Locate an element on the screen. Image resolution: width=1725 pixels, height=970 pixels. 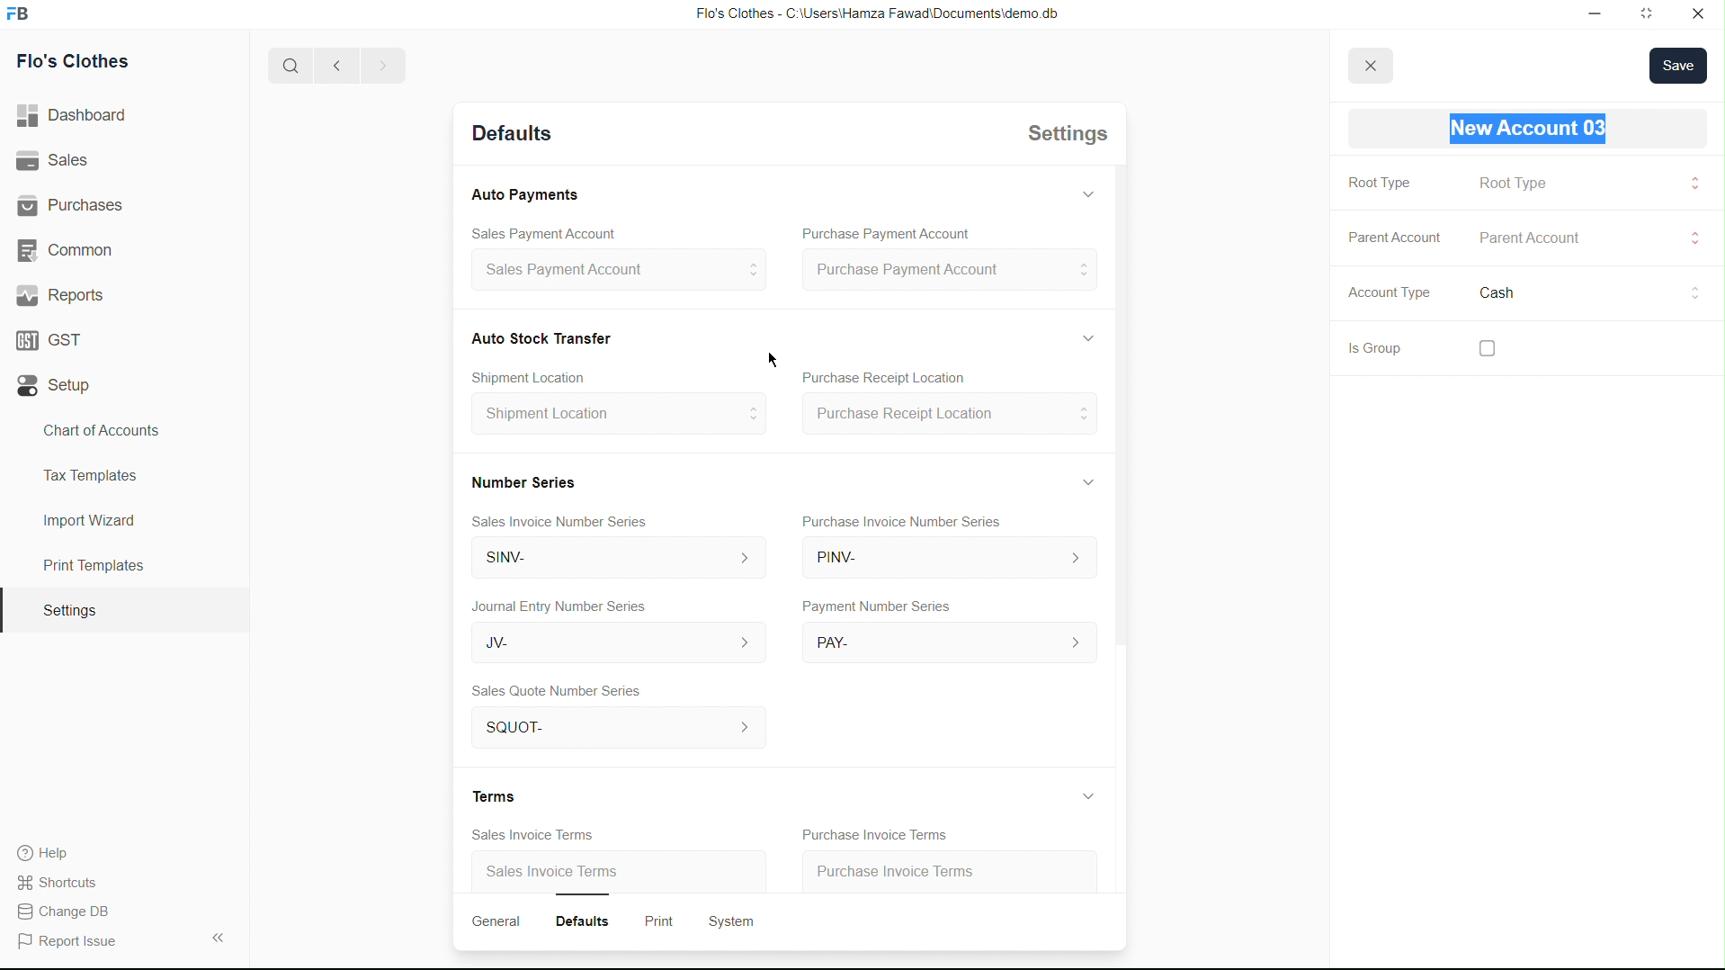
Purchase Invoice Terms is located at coordinates (871, 832).